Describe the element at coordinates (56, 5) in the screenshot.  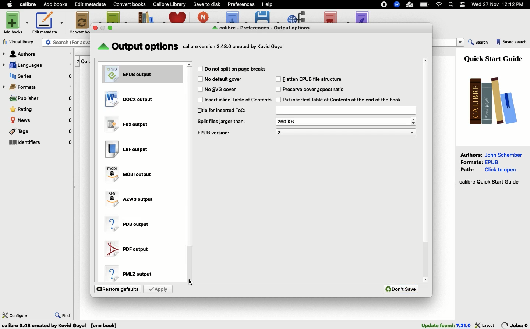
I see `Add books` at that location.